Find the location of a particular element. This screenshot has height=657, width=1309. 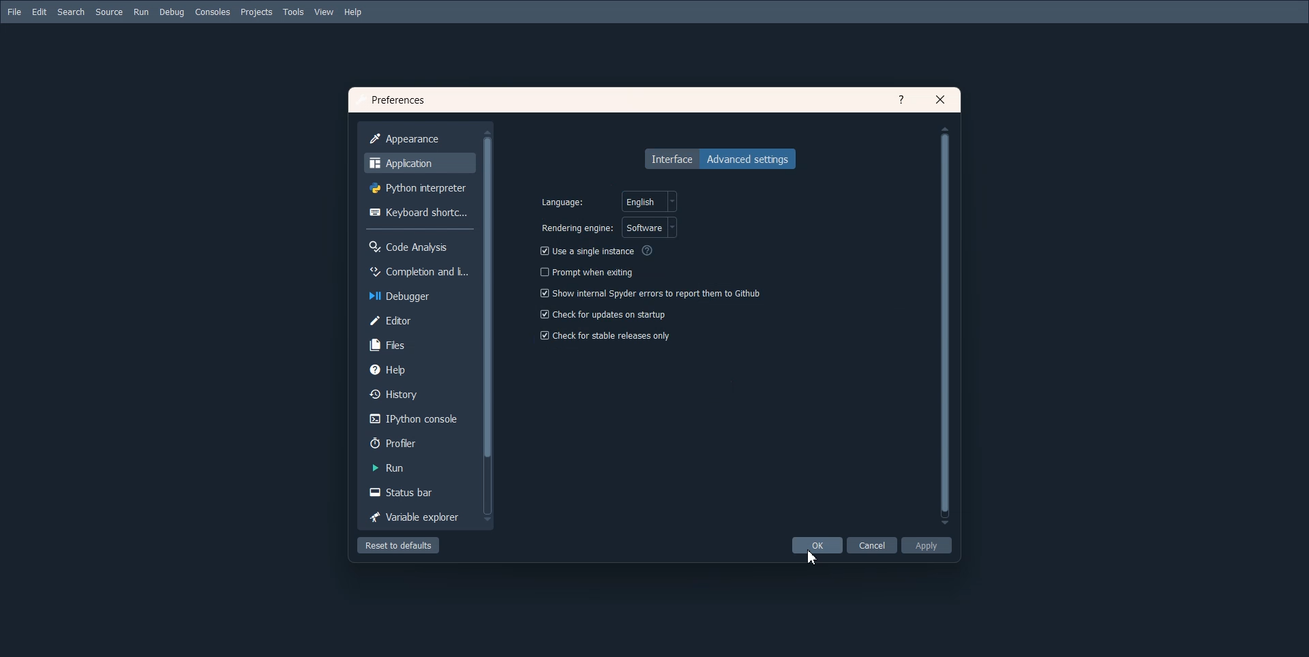

Application is located at coordinates (419, 162).